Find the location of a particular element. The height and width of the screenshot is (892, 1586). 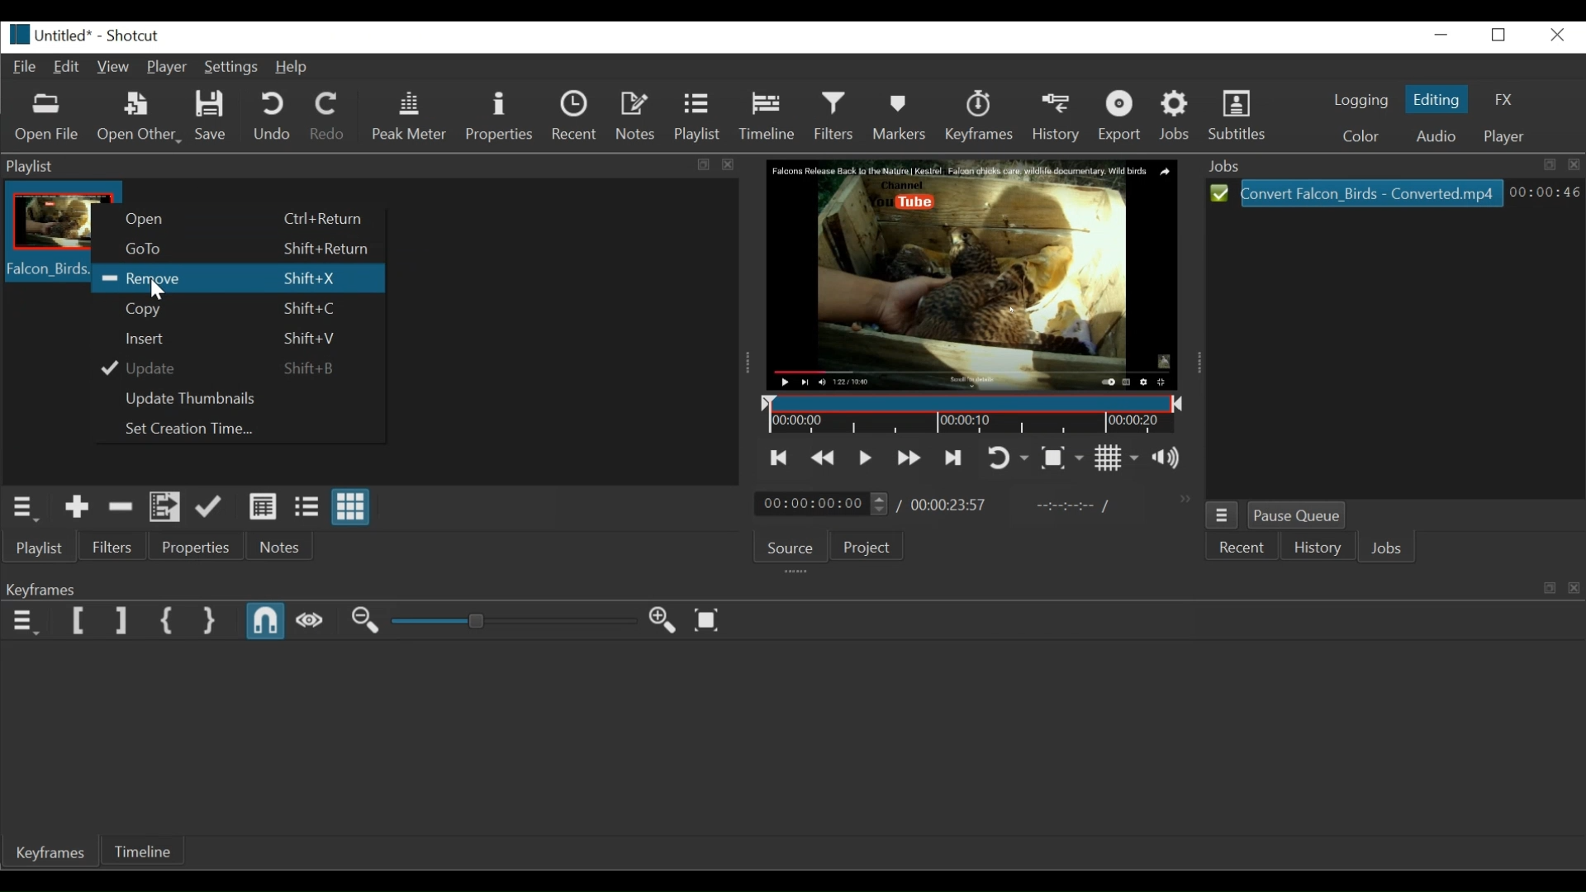

Playlist menu is located at coordinates (31, 508).